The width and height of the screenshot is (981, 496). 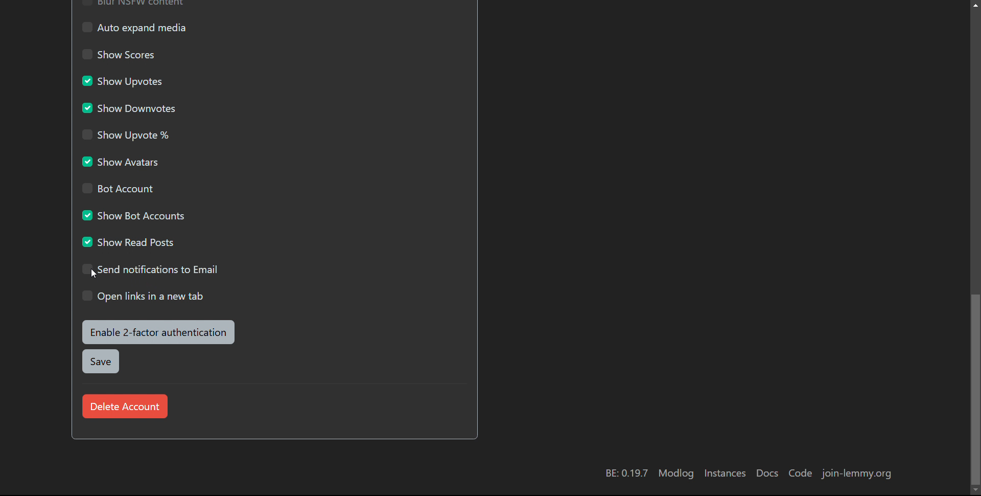 I want to click on modlog, so click(x=675, y=474).